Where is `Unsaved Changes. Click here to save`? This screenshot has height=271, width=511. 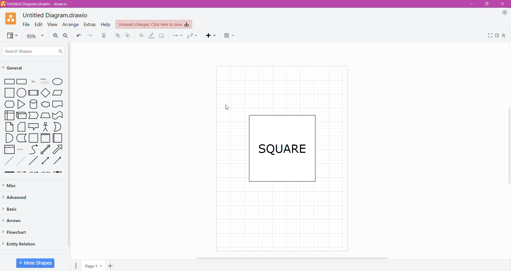
Unsaved Changes. Click here to save is located at coordinates (154, 24).